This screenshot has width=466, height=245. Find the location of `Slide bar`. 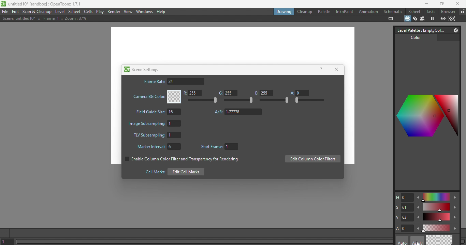

Slide bar is located at coordinates (239, 101).